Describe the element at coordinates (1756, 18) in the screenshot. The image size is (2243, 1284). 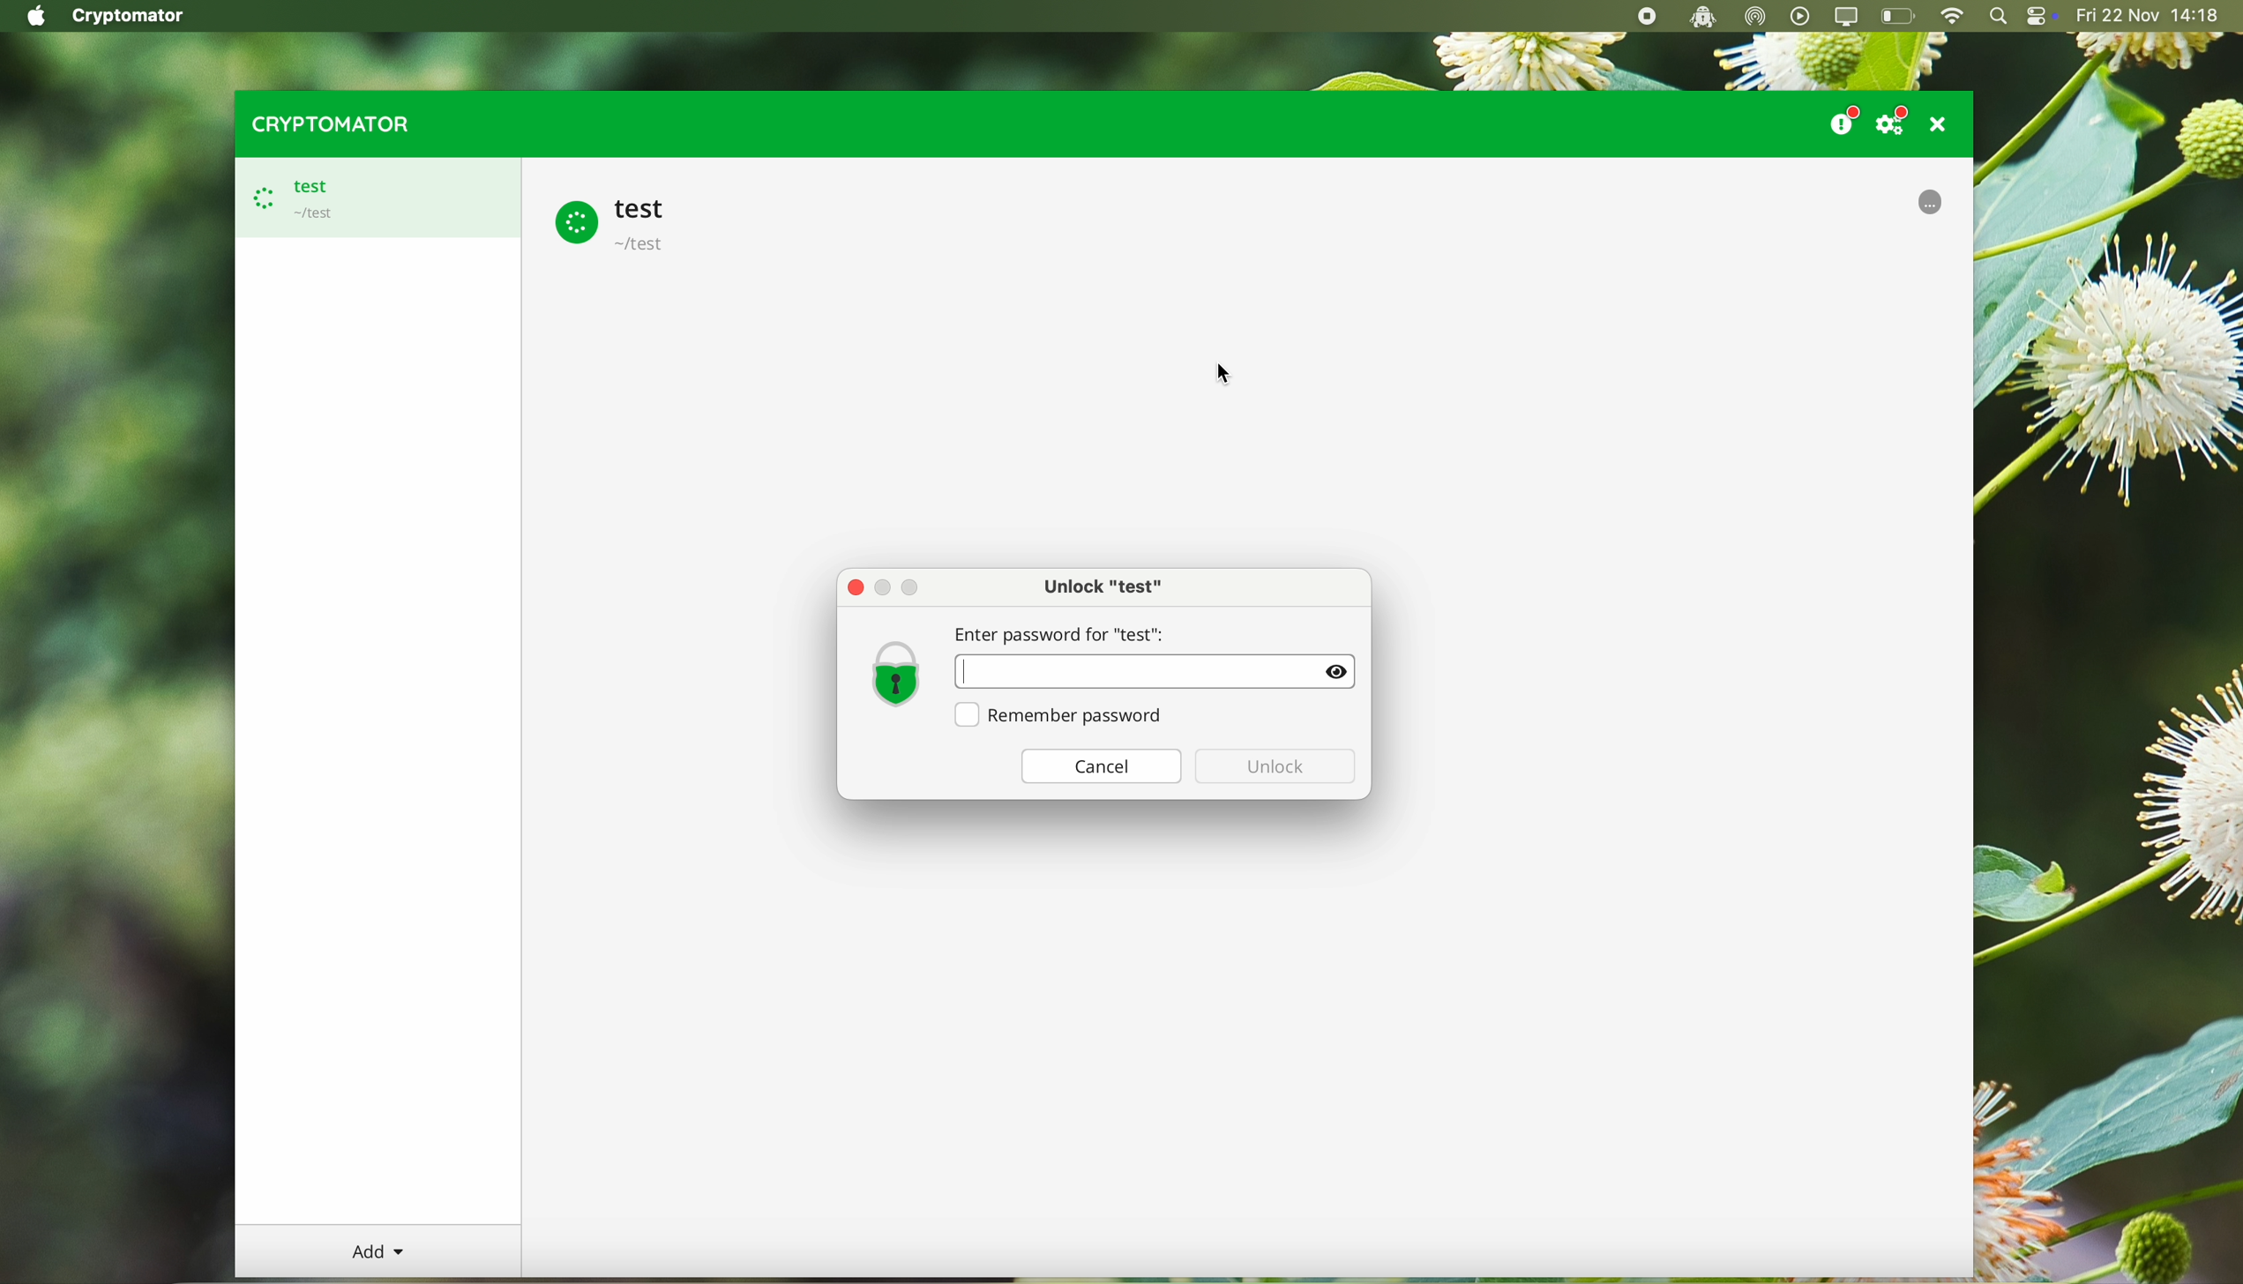
I see `airdrop` at that location.